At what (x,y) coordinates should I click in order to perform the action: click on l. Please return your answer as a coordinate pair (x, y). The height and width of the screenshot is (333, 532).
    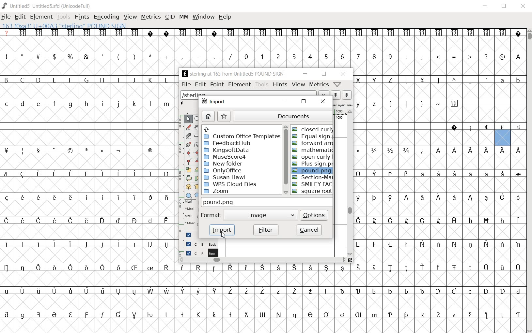
    Looking at the image, I should click on (150, 103).